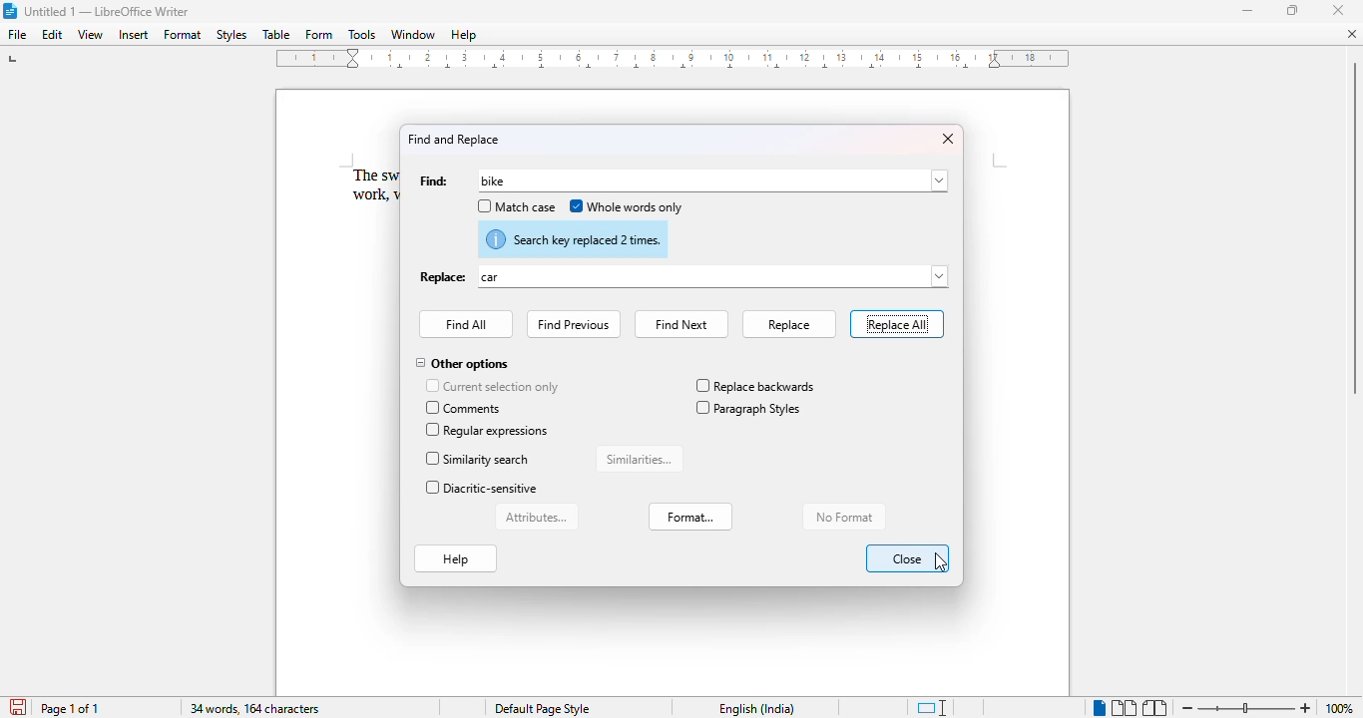  Describe the element at coordinates (90, 34) in the screenshot. I see `view` at that location.